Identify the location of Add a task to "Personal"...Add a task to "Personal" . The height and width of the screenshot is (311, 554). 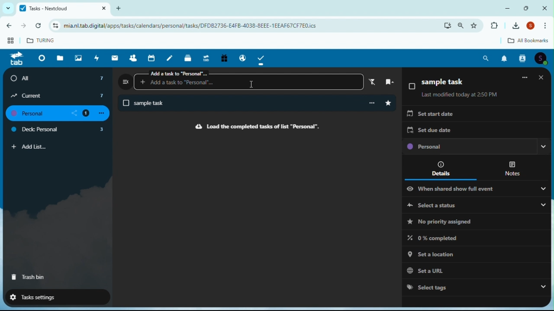
(248, 79).